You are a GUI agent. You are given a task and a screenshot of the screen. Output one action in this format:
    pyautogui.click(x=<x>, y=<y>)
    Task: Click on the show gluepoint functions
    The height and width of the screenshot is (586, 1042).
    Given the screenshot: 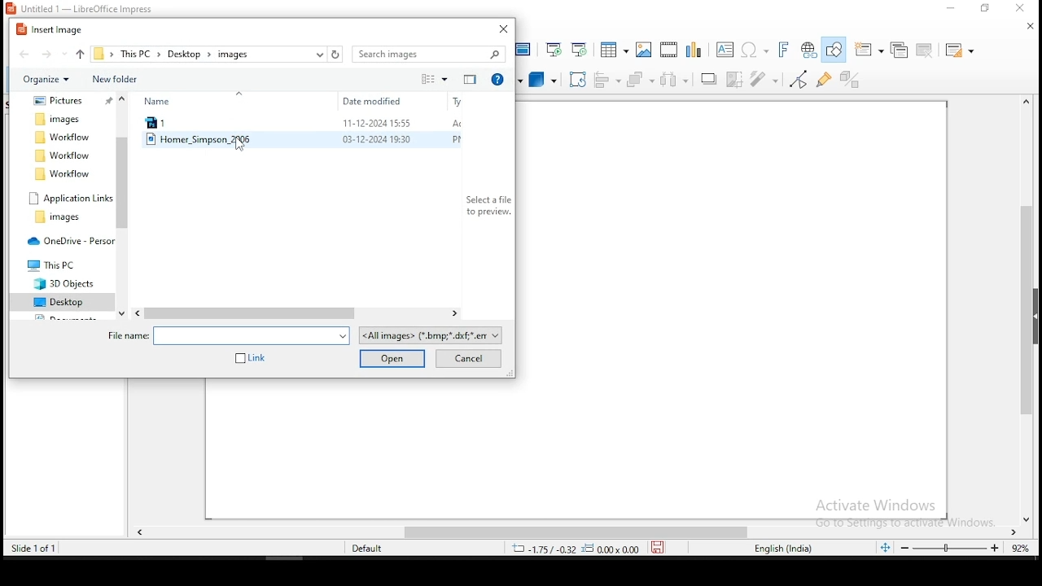 What is the action you would take?
    pyautogui.click(x=826, y=78)
    